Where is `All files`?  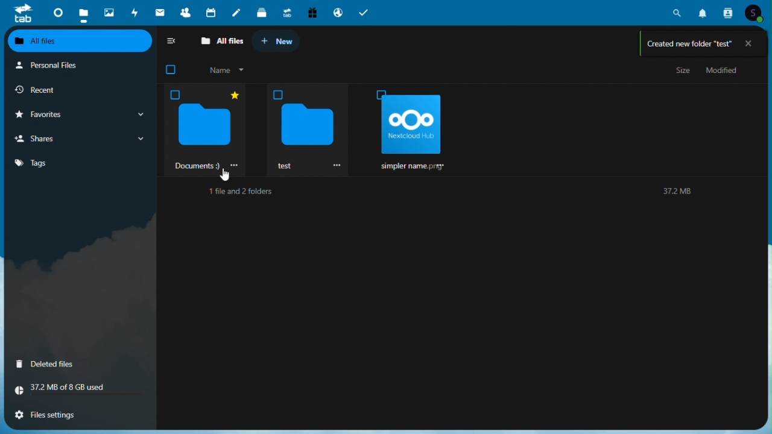 All files is located at coordinates (220, 40).